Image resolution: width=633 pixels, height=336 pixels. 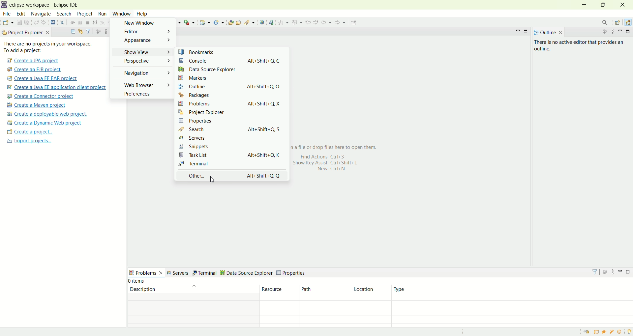 I want to click on forward, so click(x=340, y=22).